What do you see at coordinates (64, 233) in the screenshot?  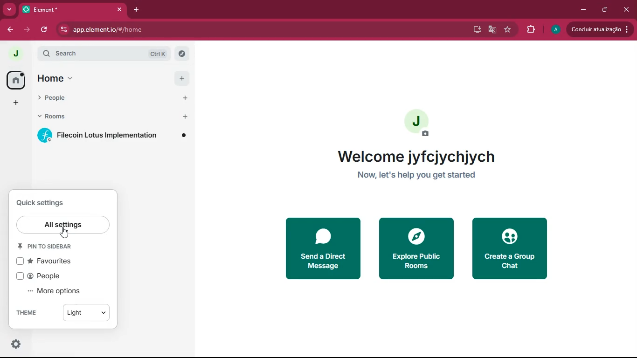 I see `cursor` at bounding box center [64, 233].